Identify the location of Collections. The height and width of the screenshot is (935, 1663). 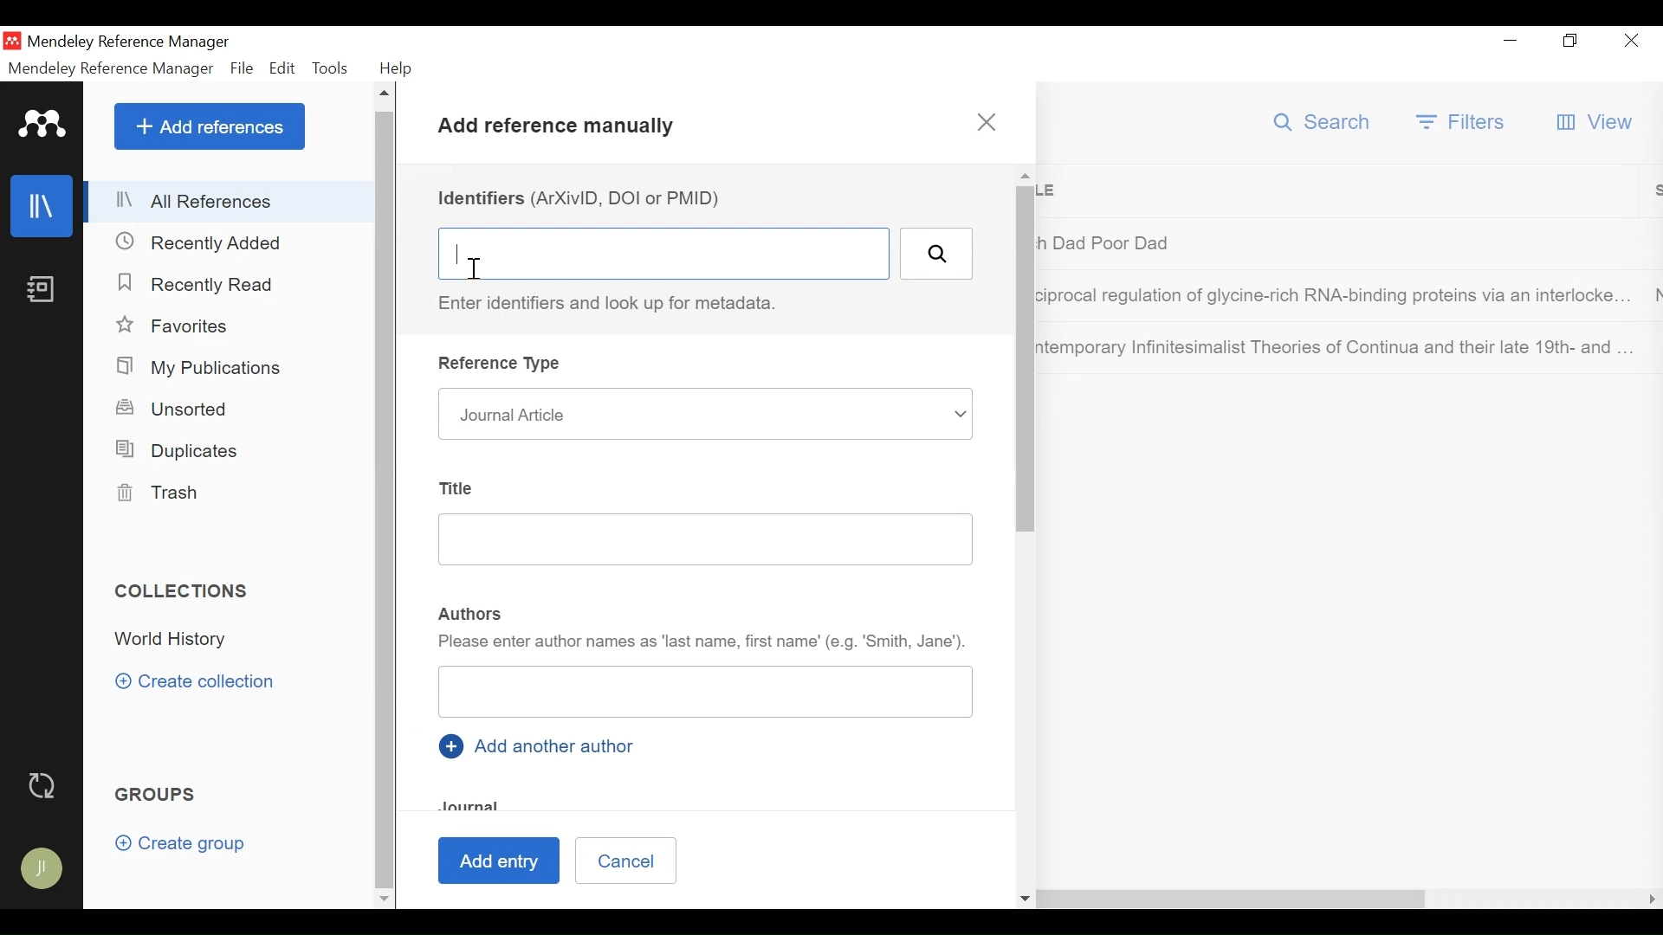
(184, 590).